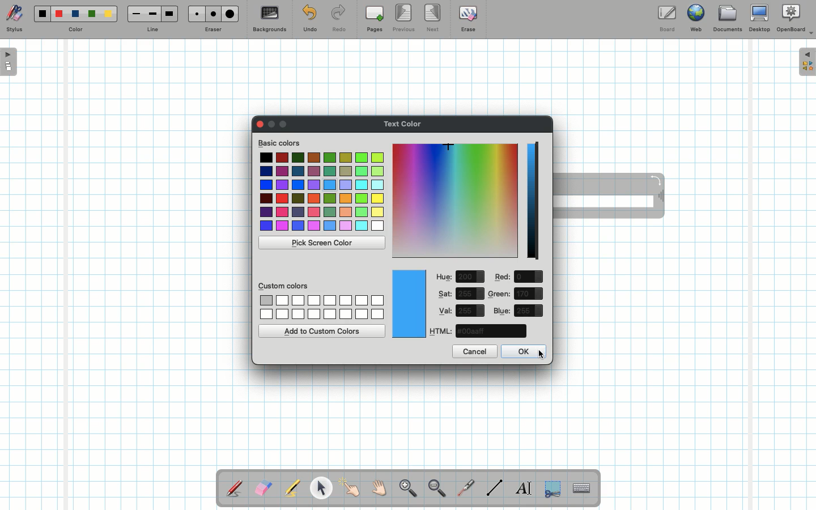 The image size is (816, 510). Describe the element at coordinates (263, 489) in the screenshot. I see `Eraser` at that location.